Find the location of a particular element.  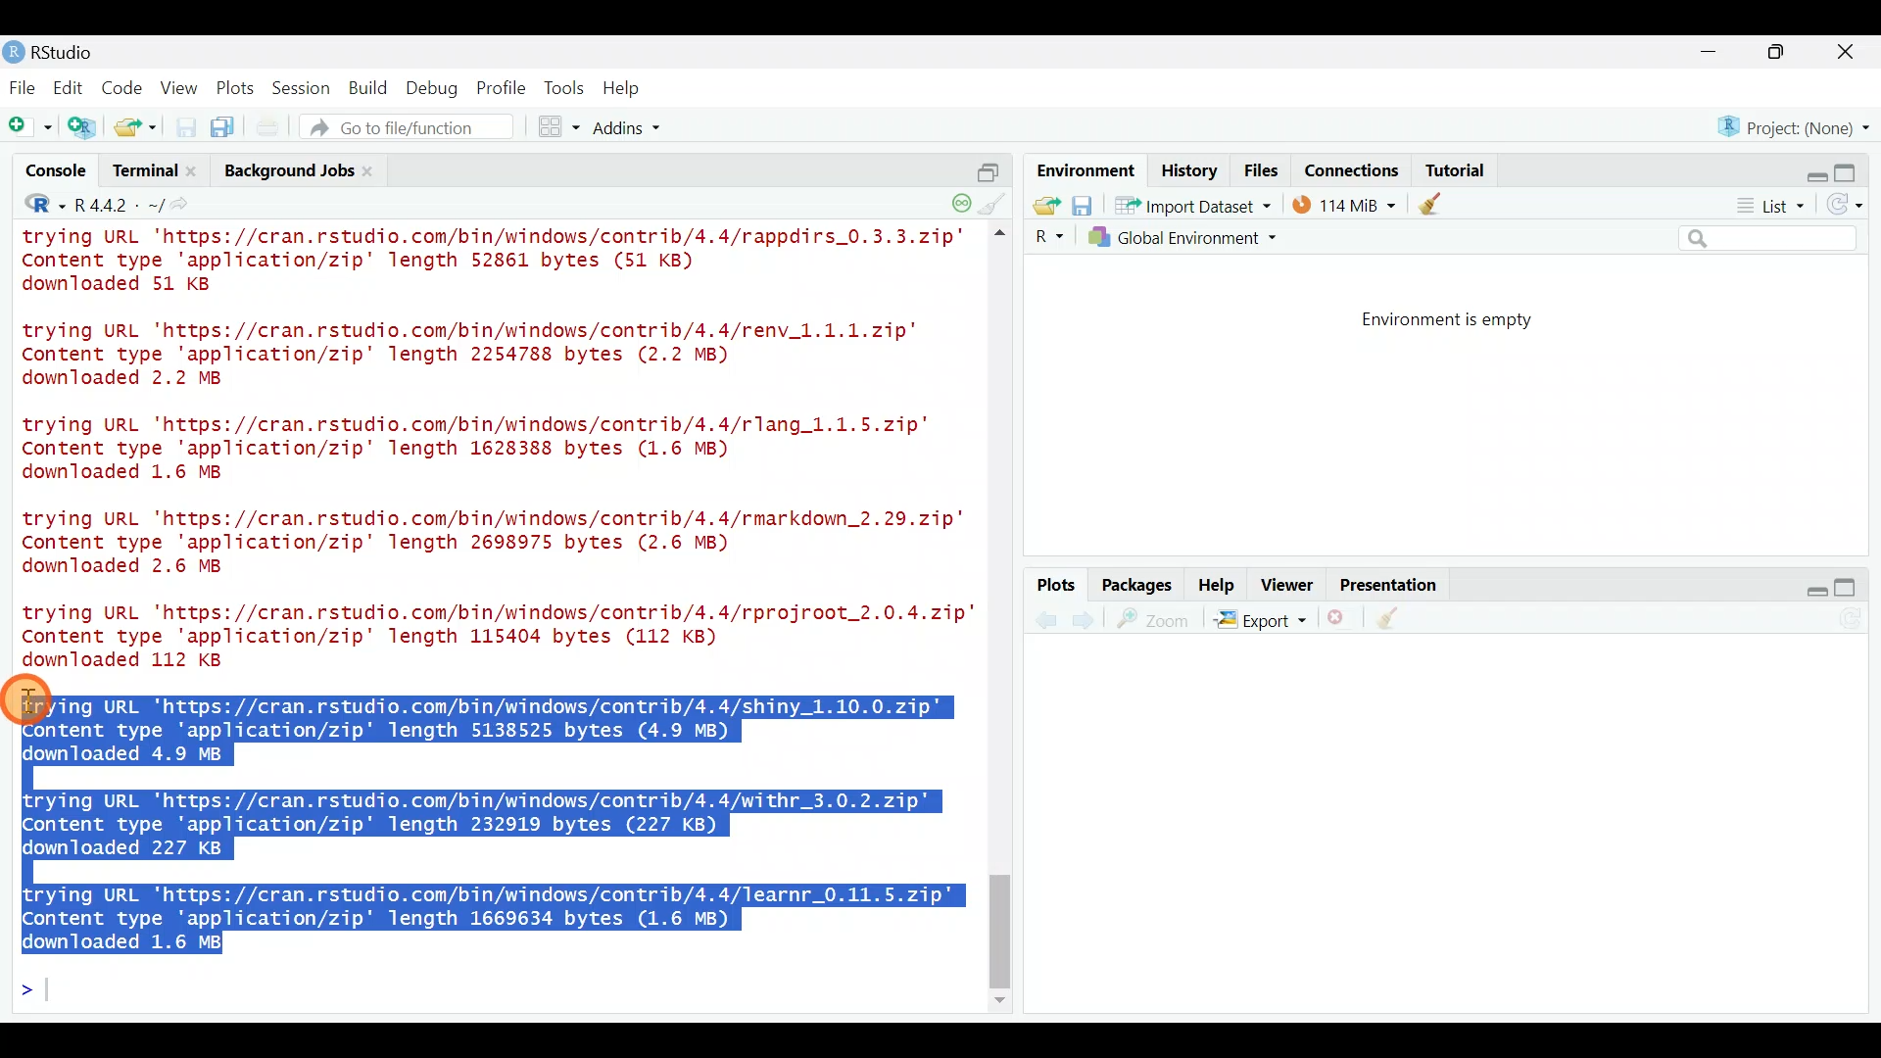

Restore down is located at coordinates (1809, 169).